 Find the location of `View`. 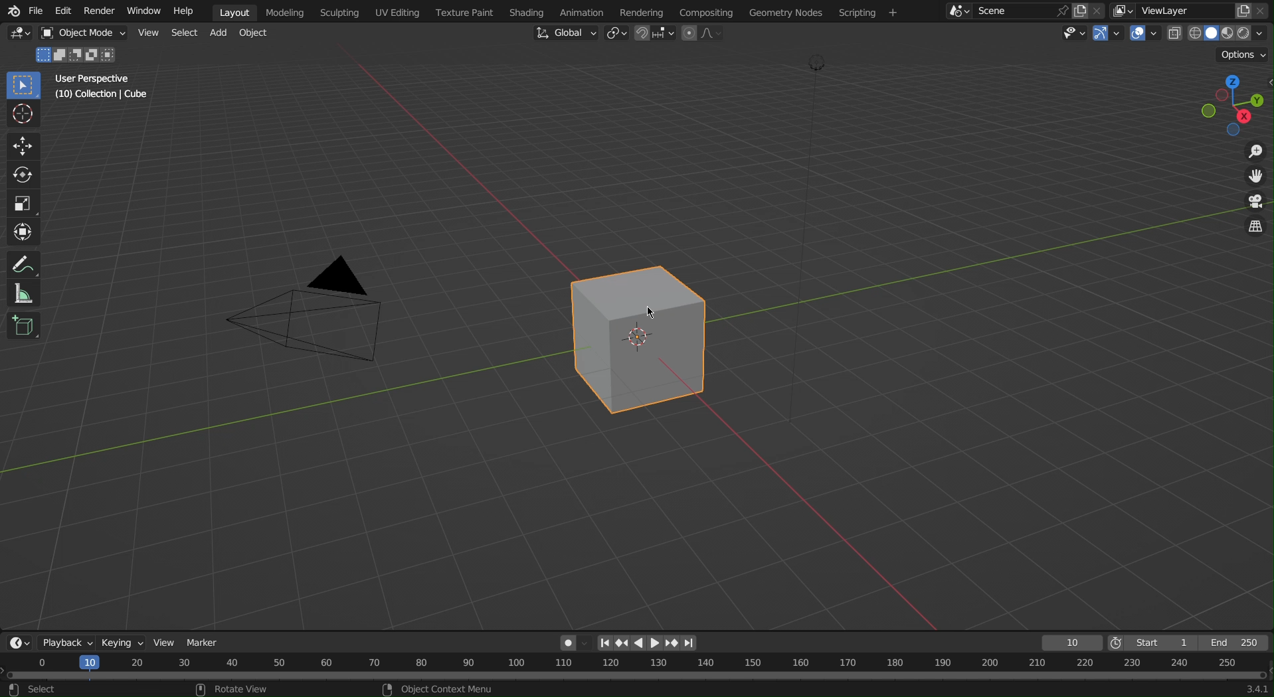

View is located at coordinates (163, 641).